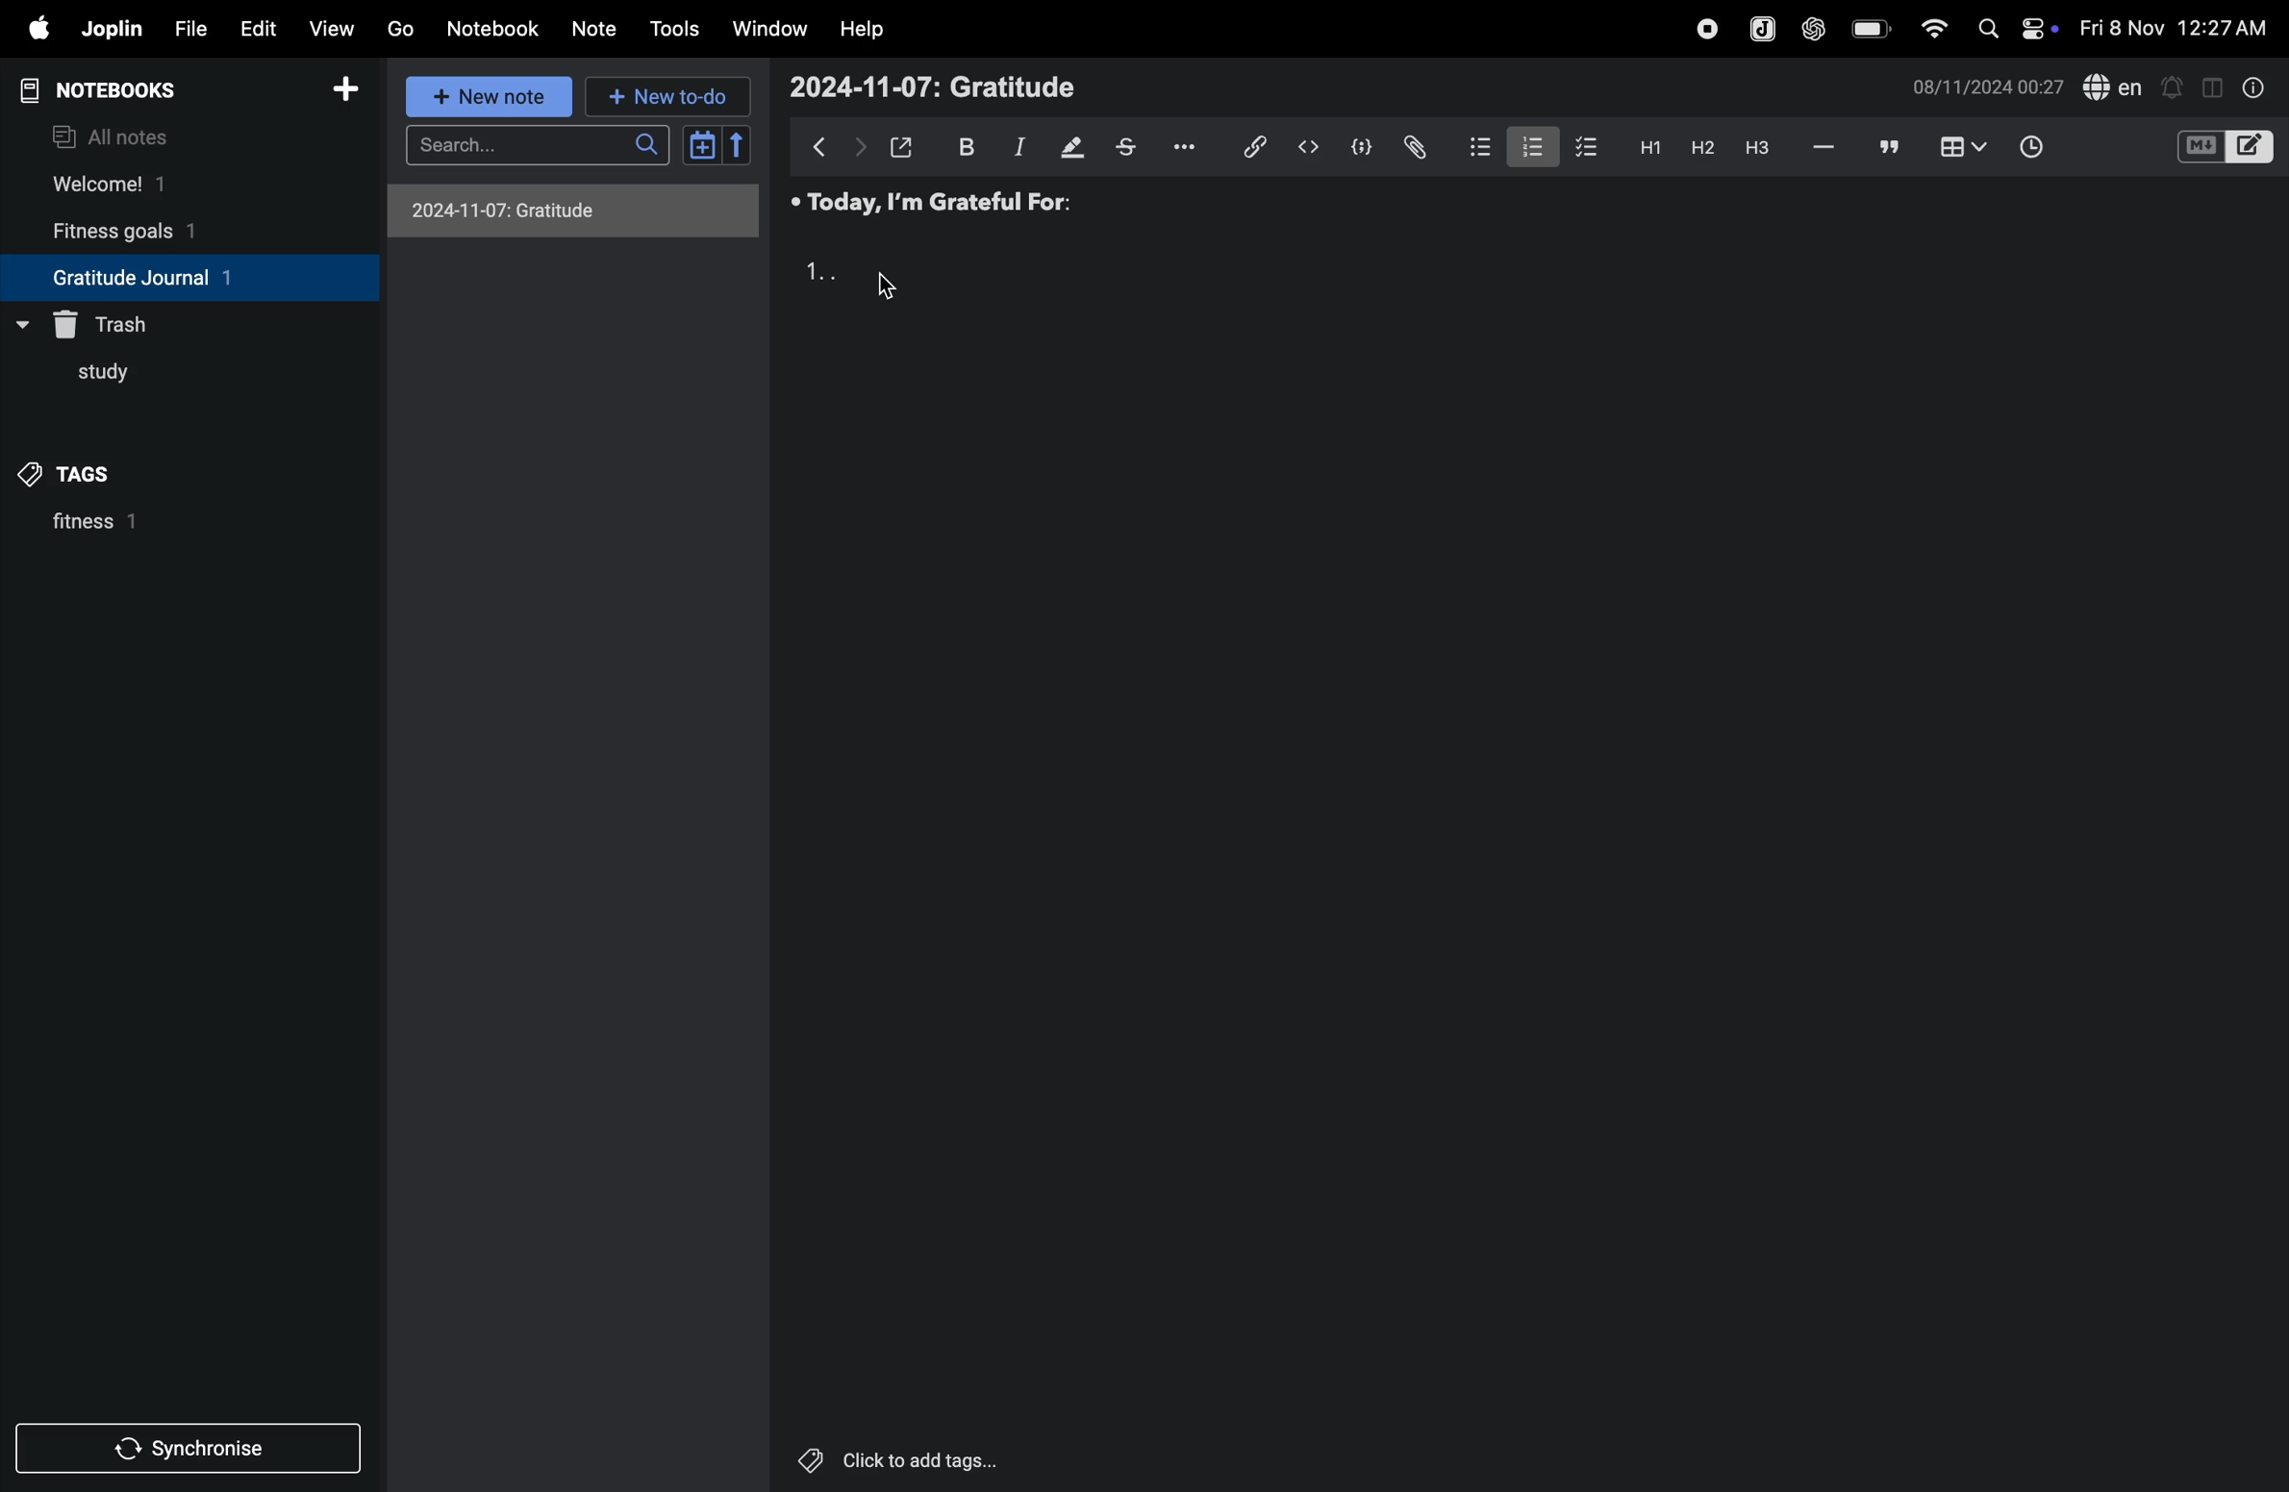 The image size is (2289, 1492). I want to click on record, so click(1703, 30).